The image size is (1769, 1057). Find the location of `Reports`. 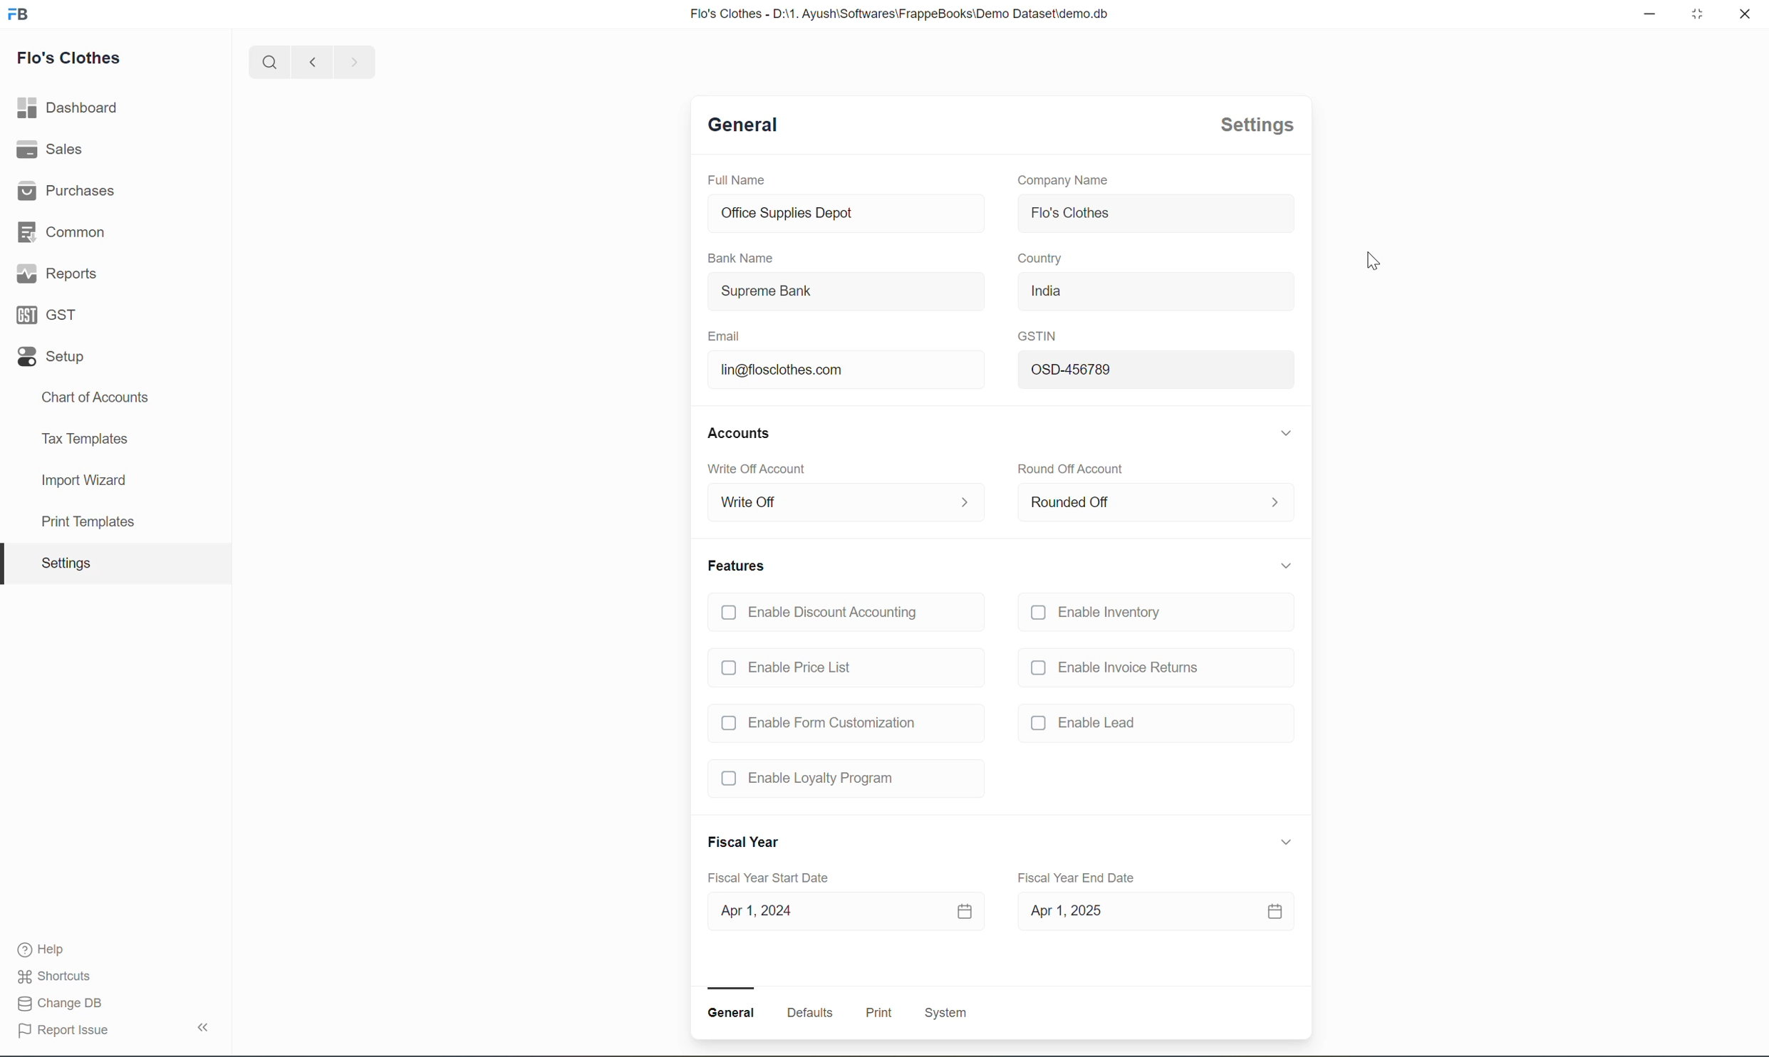

Reports is located at coordinates (57, 276).